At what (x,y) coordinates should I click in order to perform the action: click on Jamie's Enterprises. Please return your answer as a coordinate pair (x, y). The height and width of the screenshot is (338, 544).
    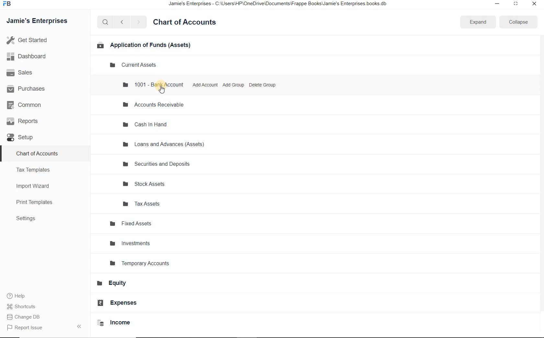
    Looking at the image, I should click on (40, 21).